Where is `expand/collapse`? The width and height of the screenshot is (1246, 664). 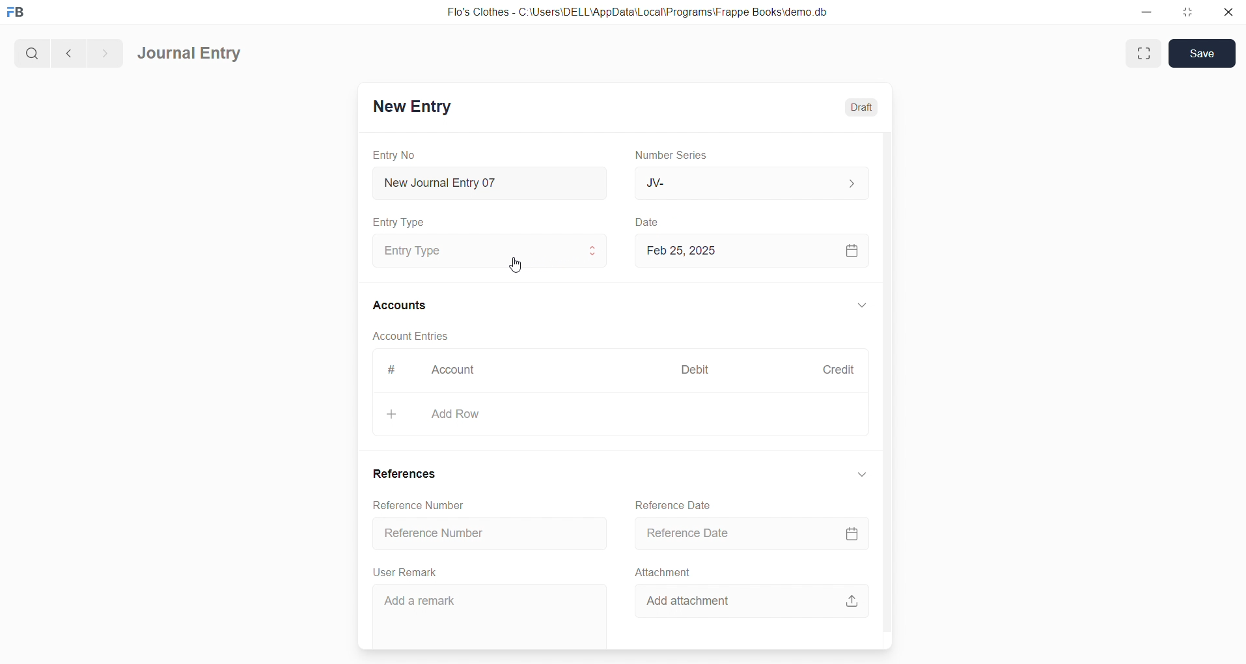
expand/collapse is located at coordinates (861, 306).